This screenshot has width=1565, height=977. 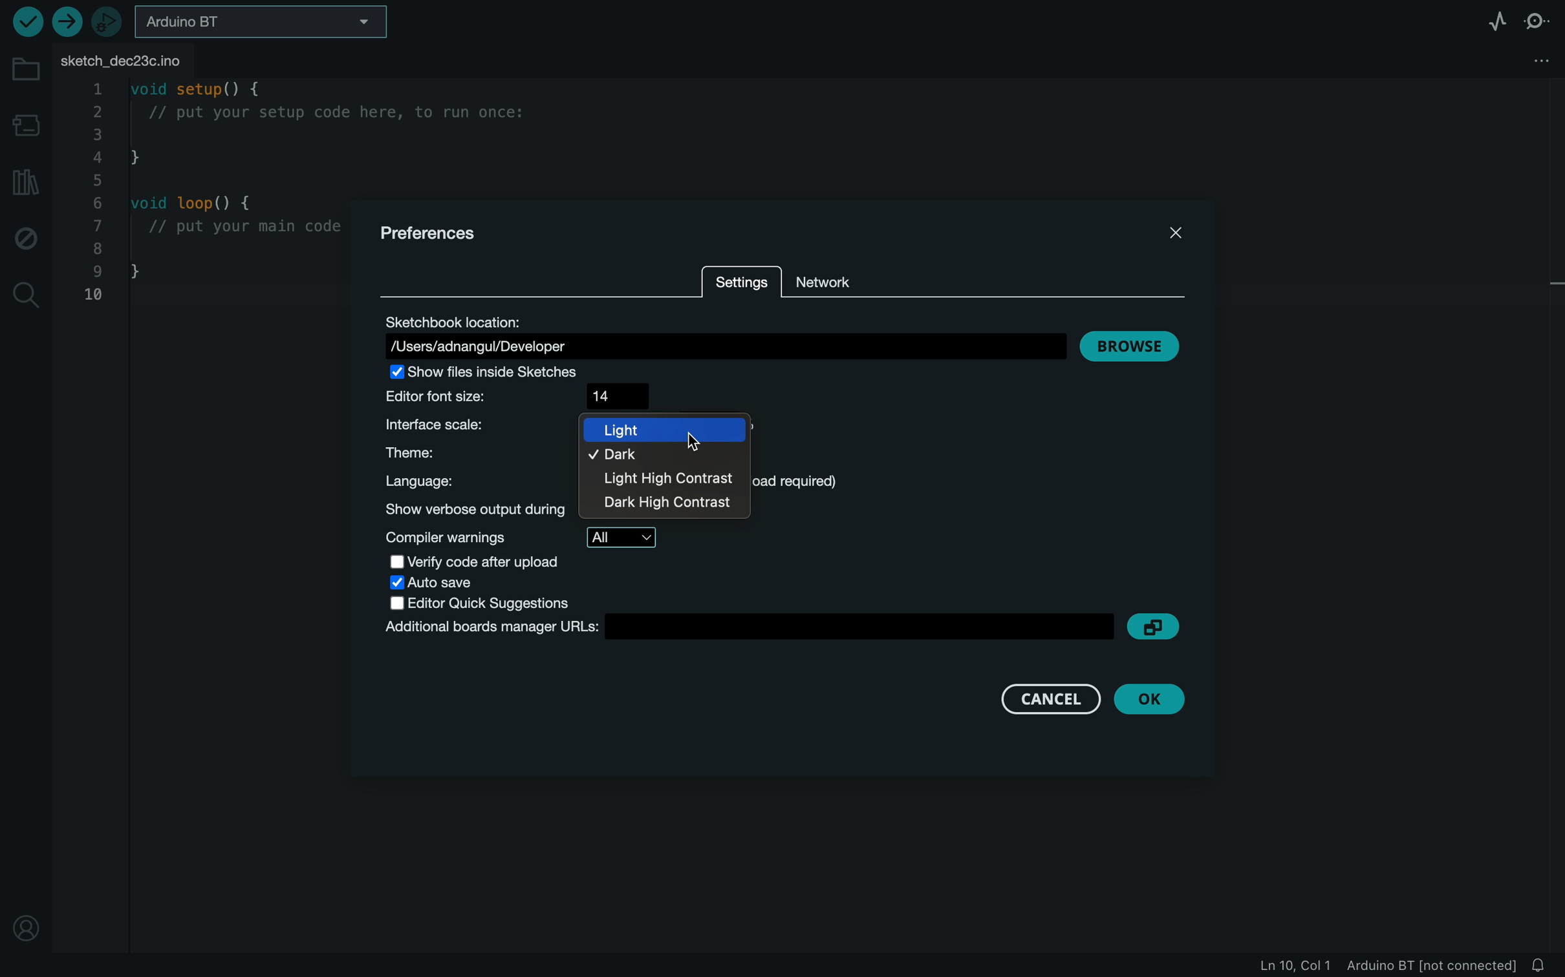 I want to click on show output, so click(x=477, y=509).